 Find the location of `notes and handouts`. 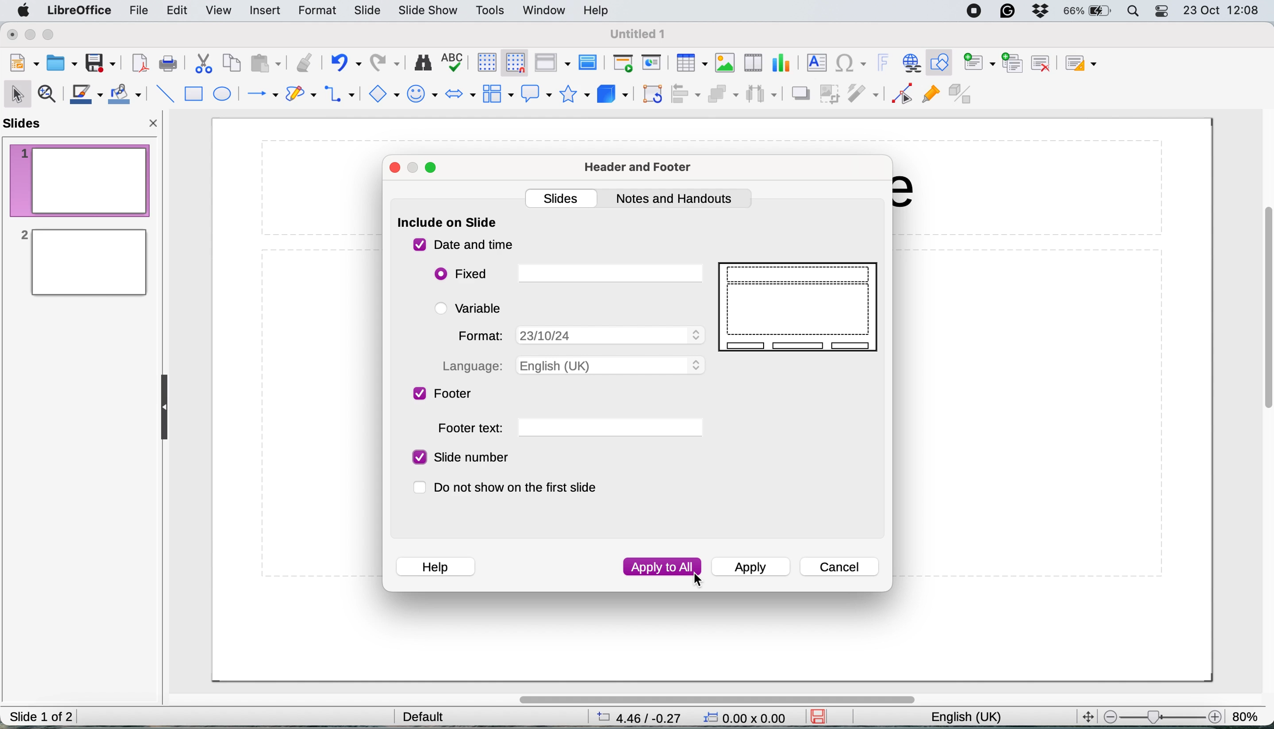

notes and handouts is located at coordinates (678, 199).